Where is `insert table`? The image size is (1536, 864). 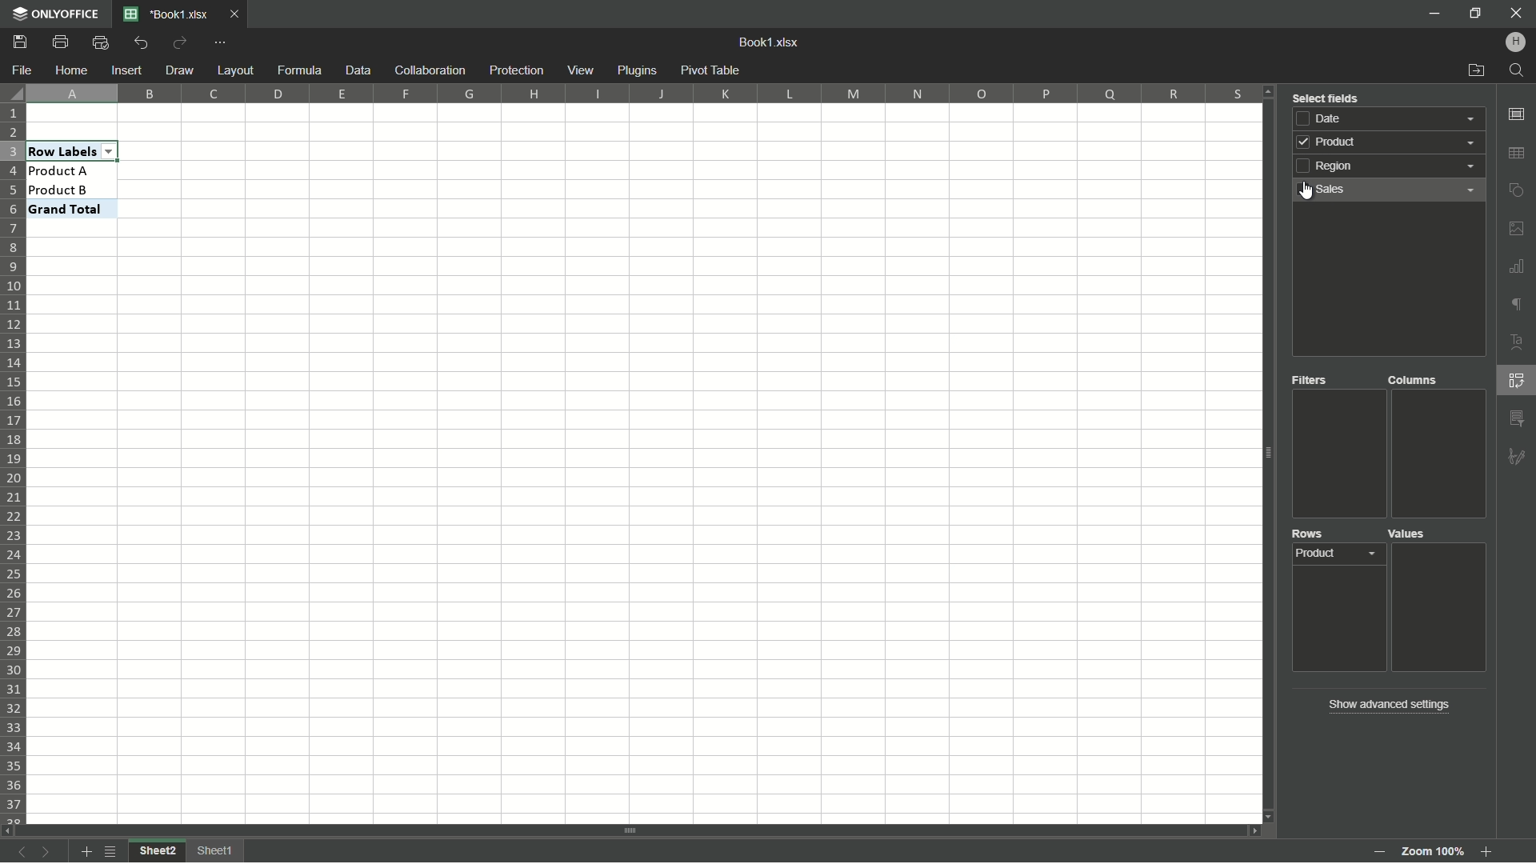 insert table is located at coordinates (1518, 154).